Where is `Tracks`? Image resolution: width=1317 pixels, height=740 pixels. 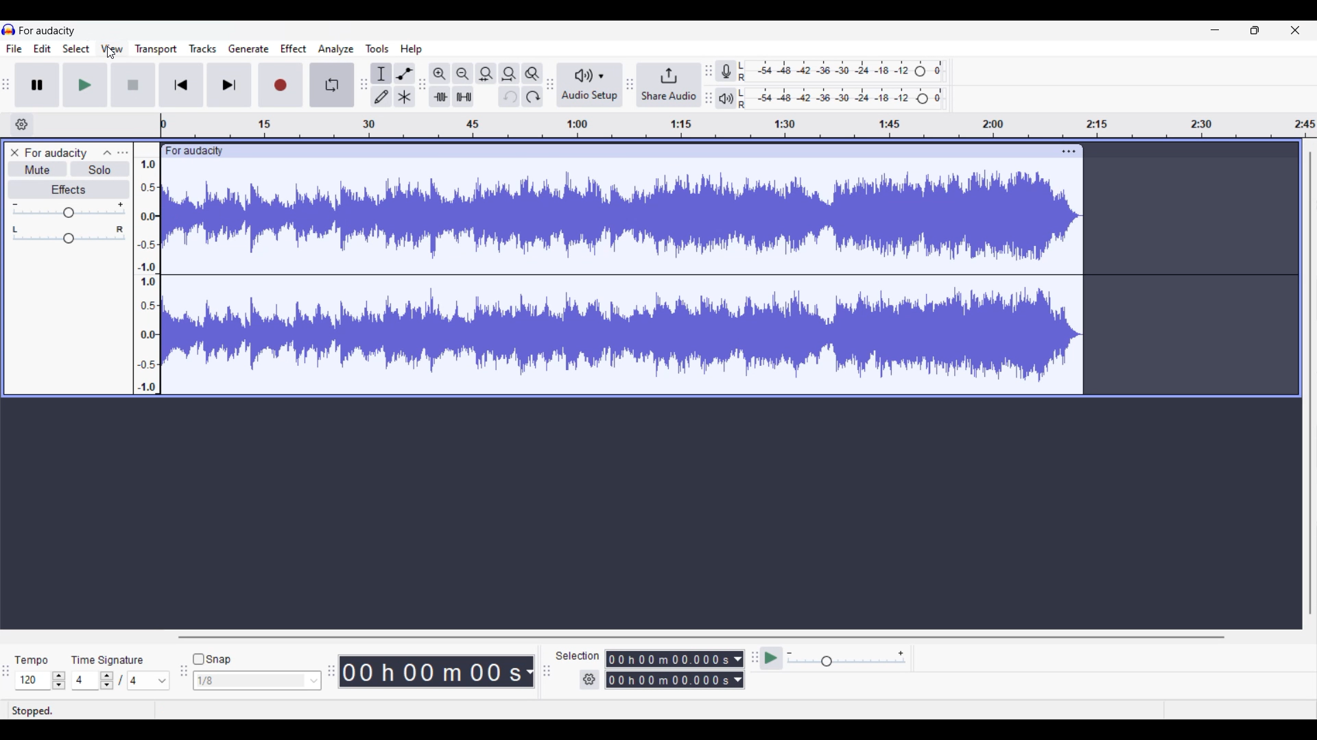
Tracks is located at coordinates (203, 49).